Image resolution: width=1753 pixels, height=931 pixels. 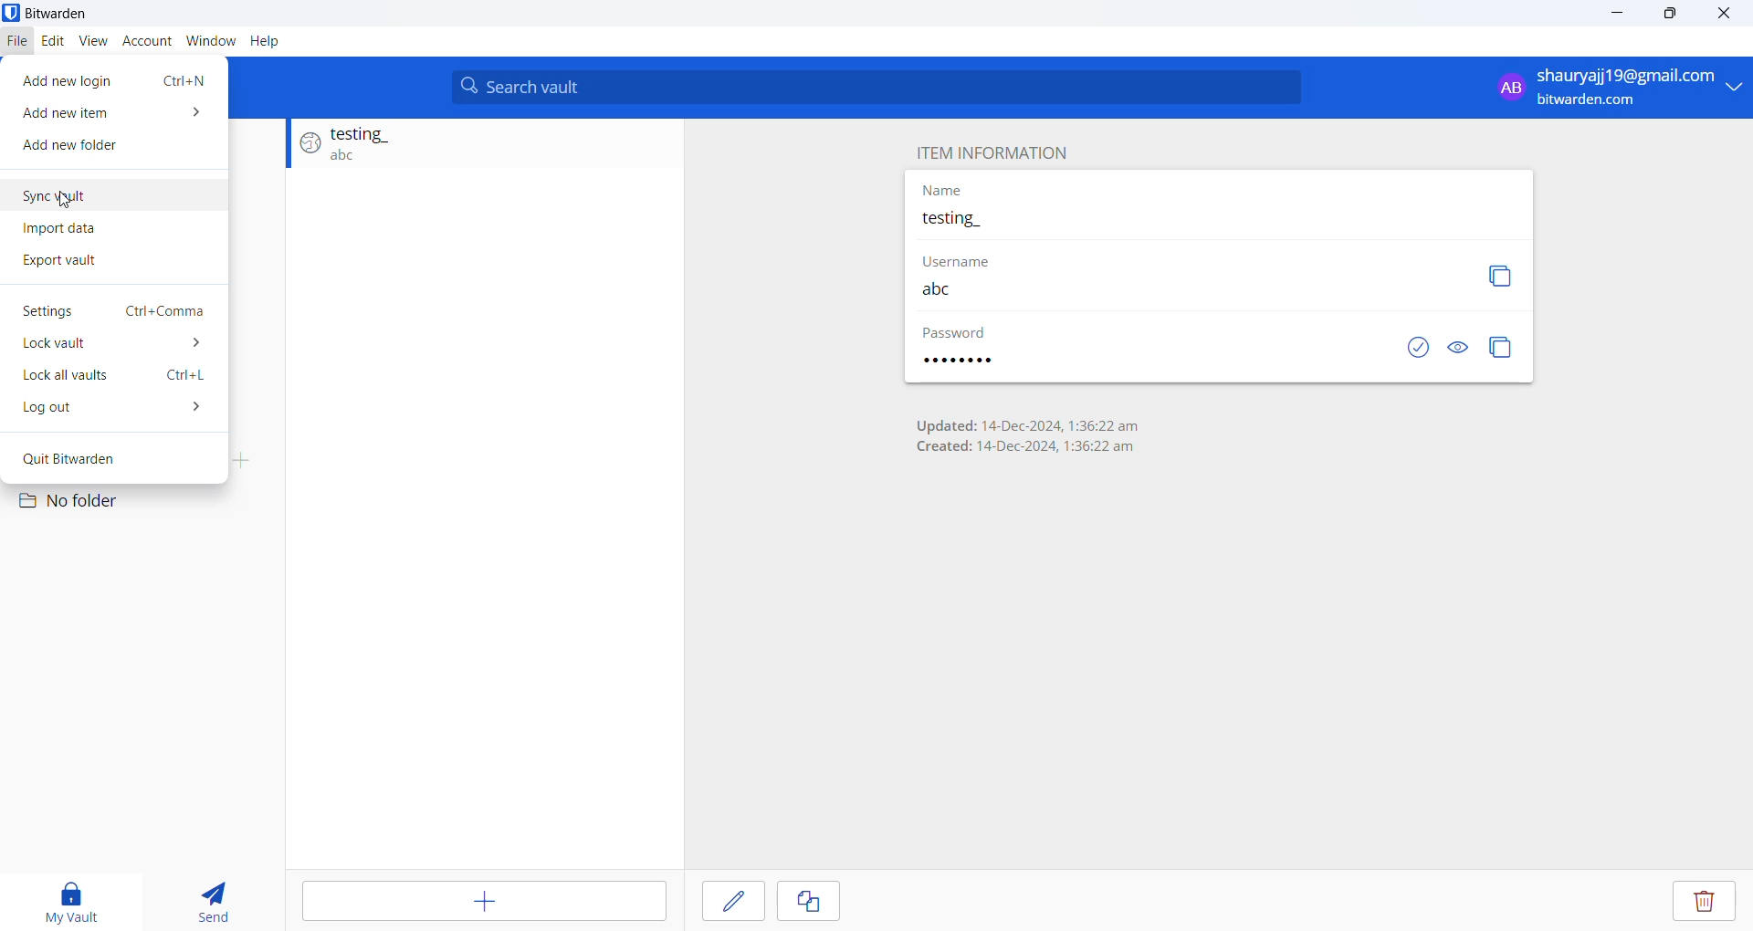 What do you see at coordinates (1218, 222) in the screenshot?
I see `Current login entry name` at bounding box center [1218, 222].